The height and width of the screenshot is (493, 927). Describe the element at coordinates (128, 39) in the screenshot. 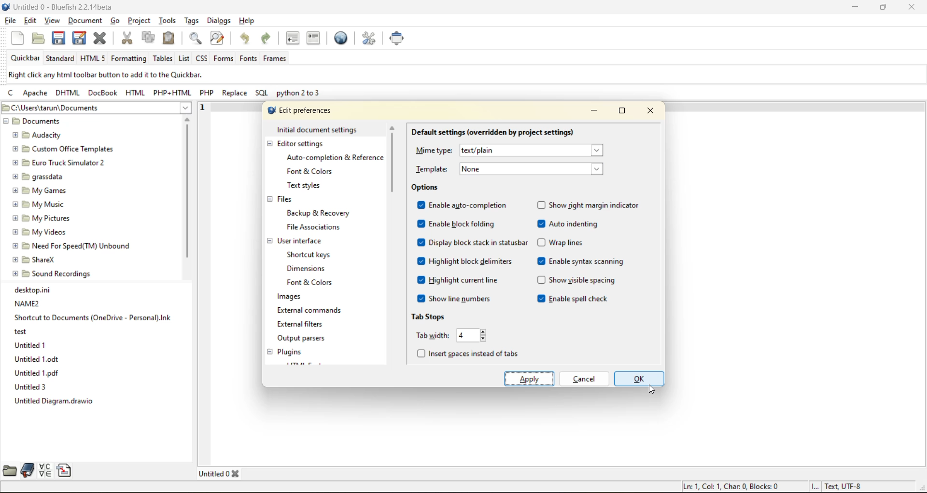

I see `cut` at that location.